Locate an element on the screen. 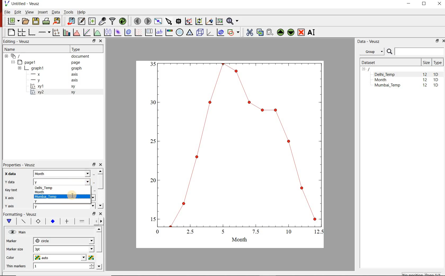 The height and width of the screenshot is (276, 445). Dataset is located at coordinates (389, 62).